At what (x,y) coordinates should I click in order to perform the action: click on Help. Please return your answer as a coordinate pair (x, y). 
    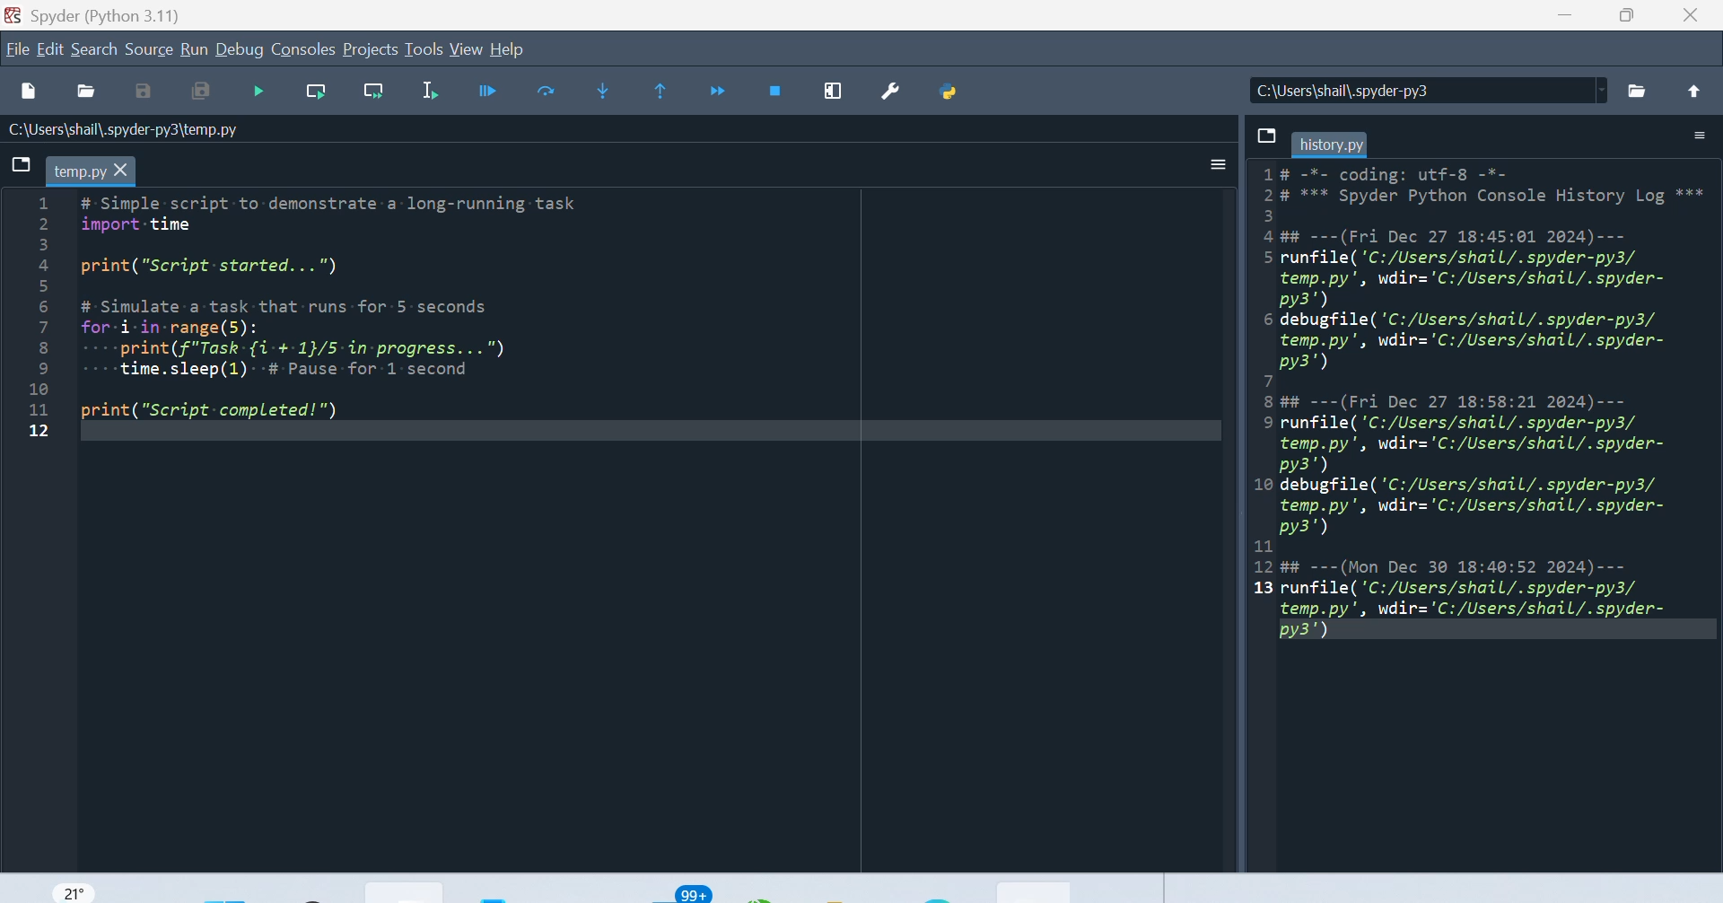
    Looking at the image, I should click on (515, 51).